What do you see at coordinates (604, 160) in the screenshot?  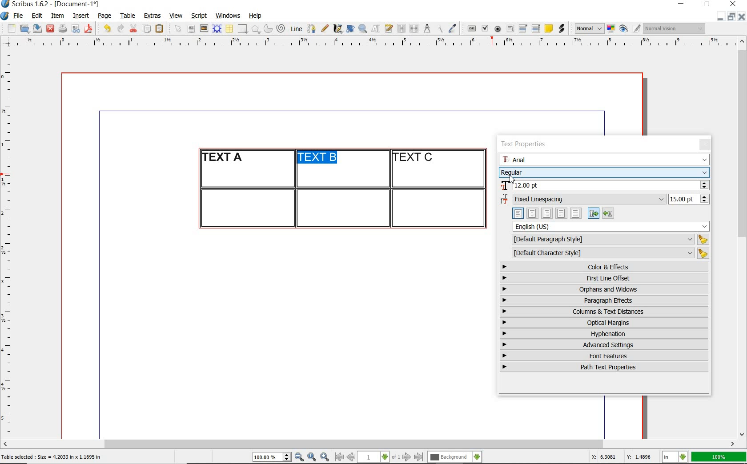 I see `font family` at bounding box center [604, 160].